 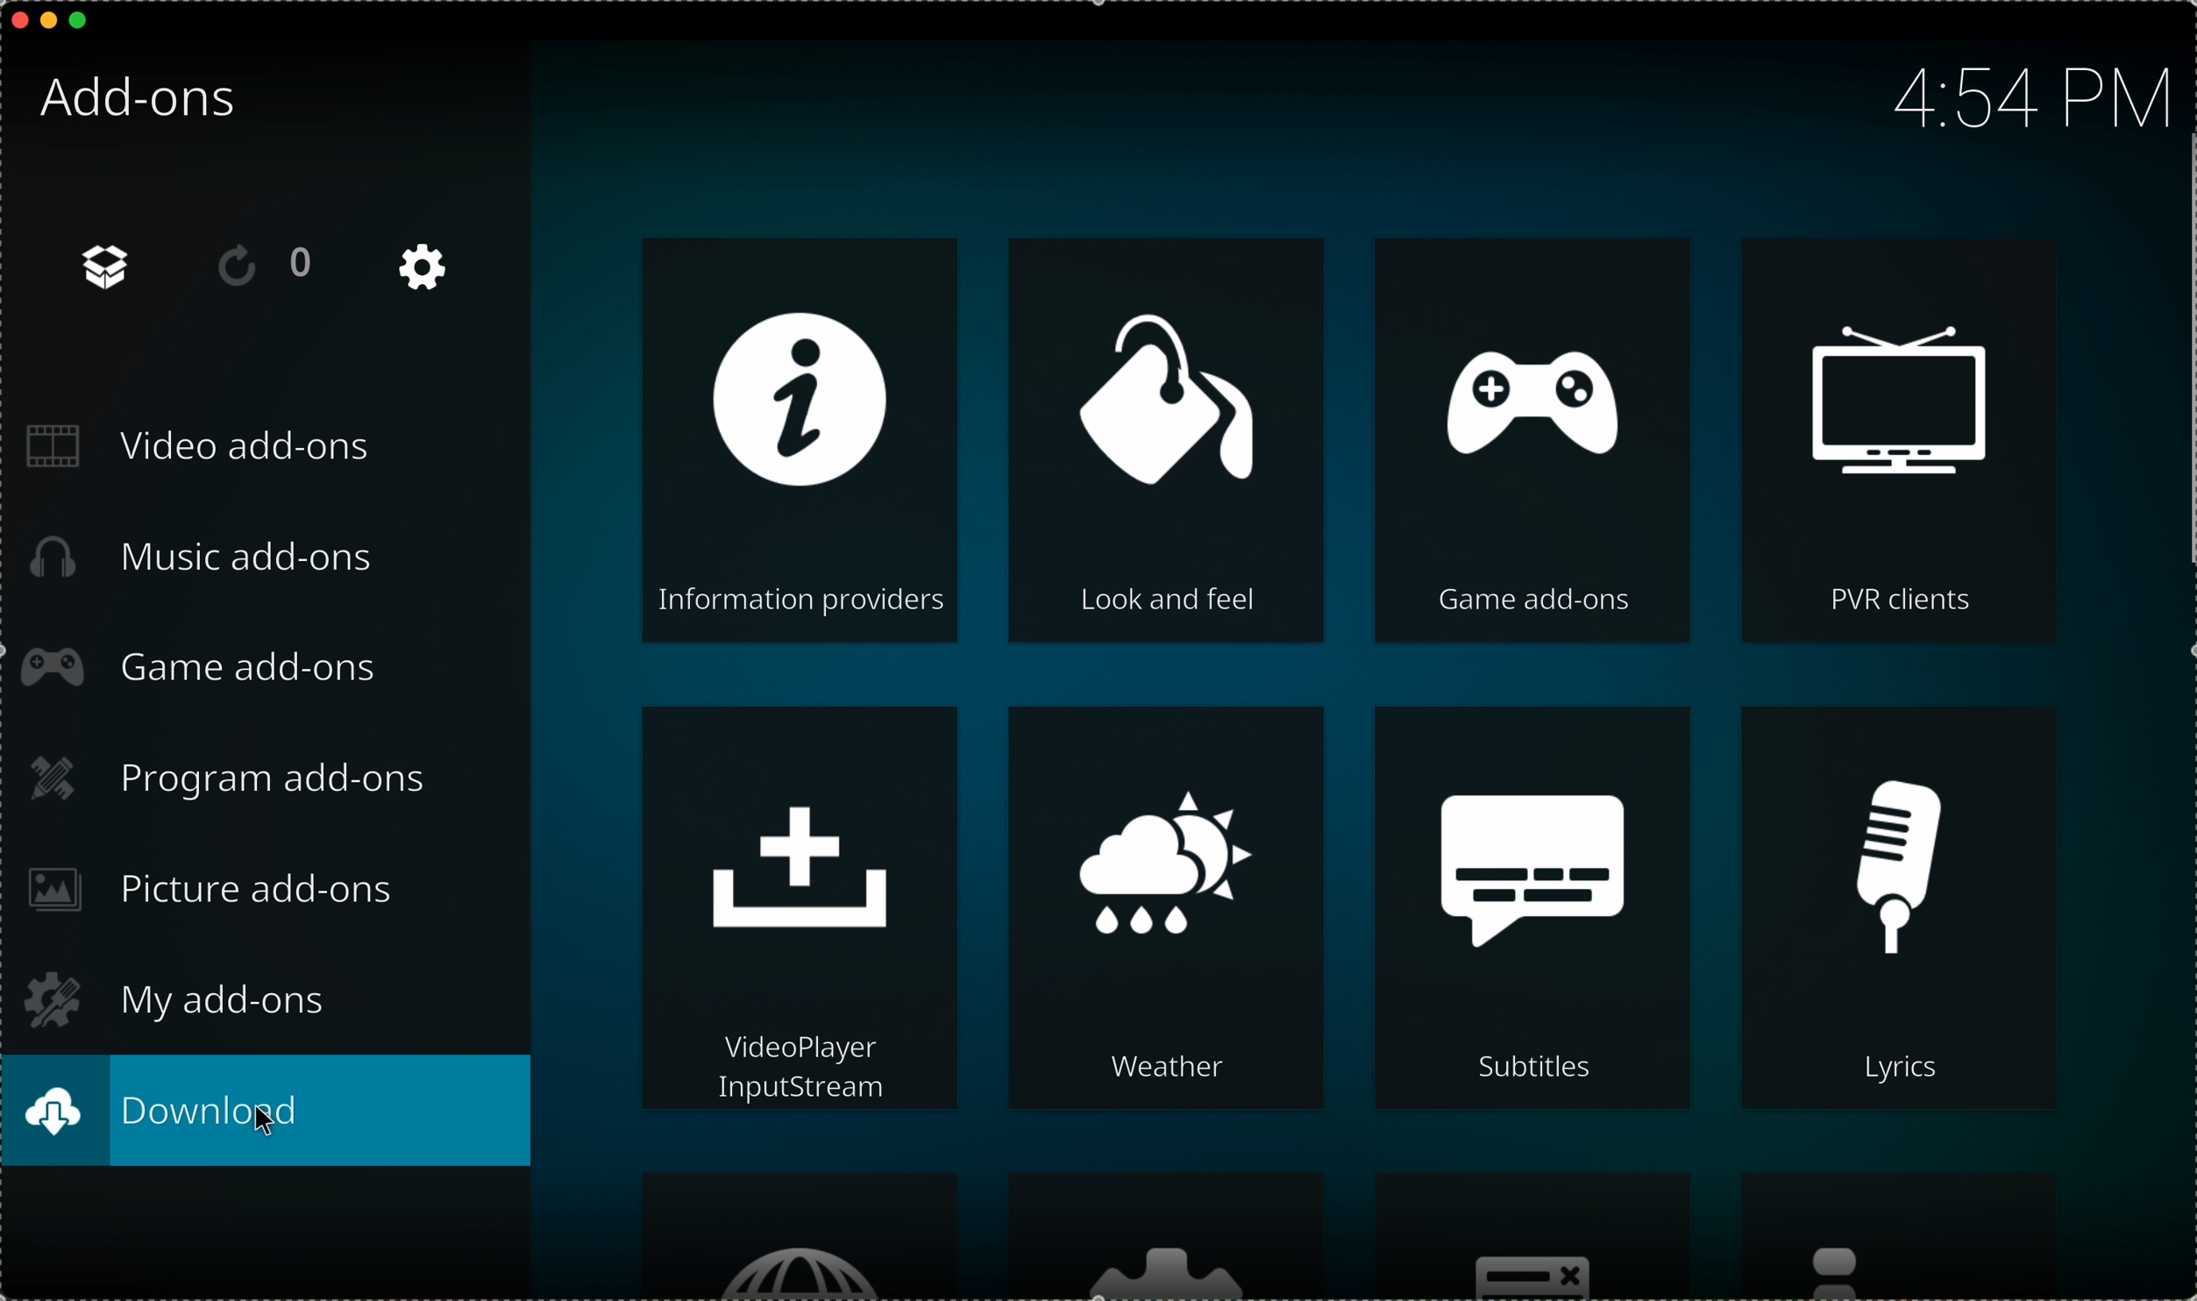 What do you see at coordinates (216, 891) in the screenshot?
I see `picture add-ons` at bounding box center [216, 891].